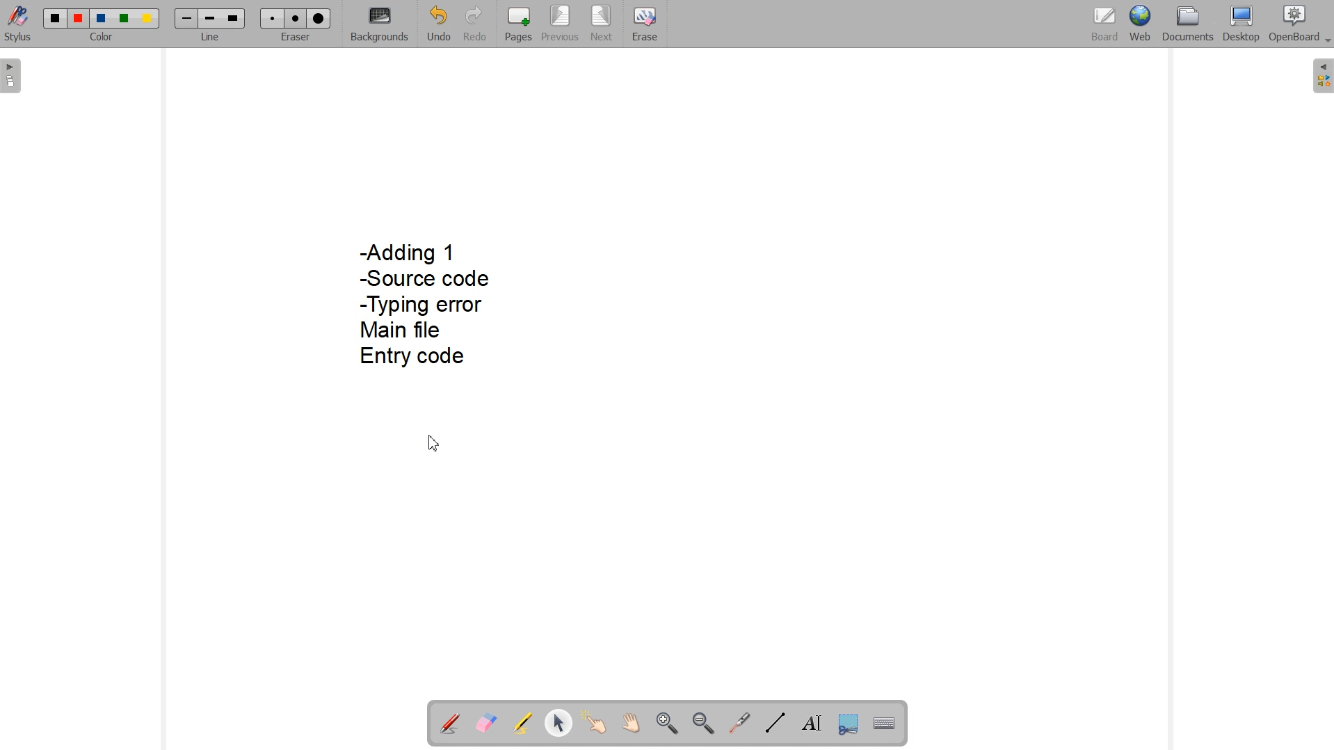 The height and width of the screenshot is (750, 1334). What do you see at coordinates (433, 444) in the screenshot?
I see `Cursor` at bounding box center [433, 444].